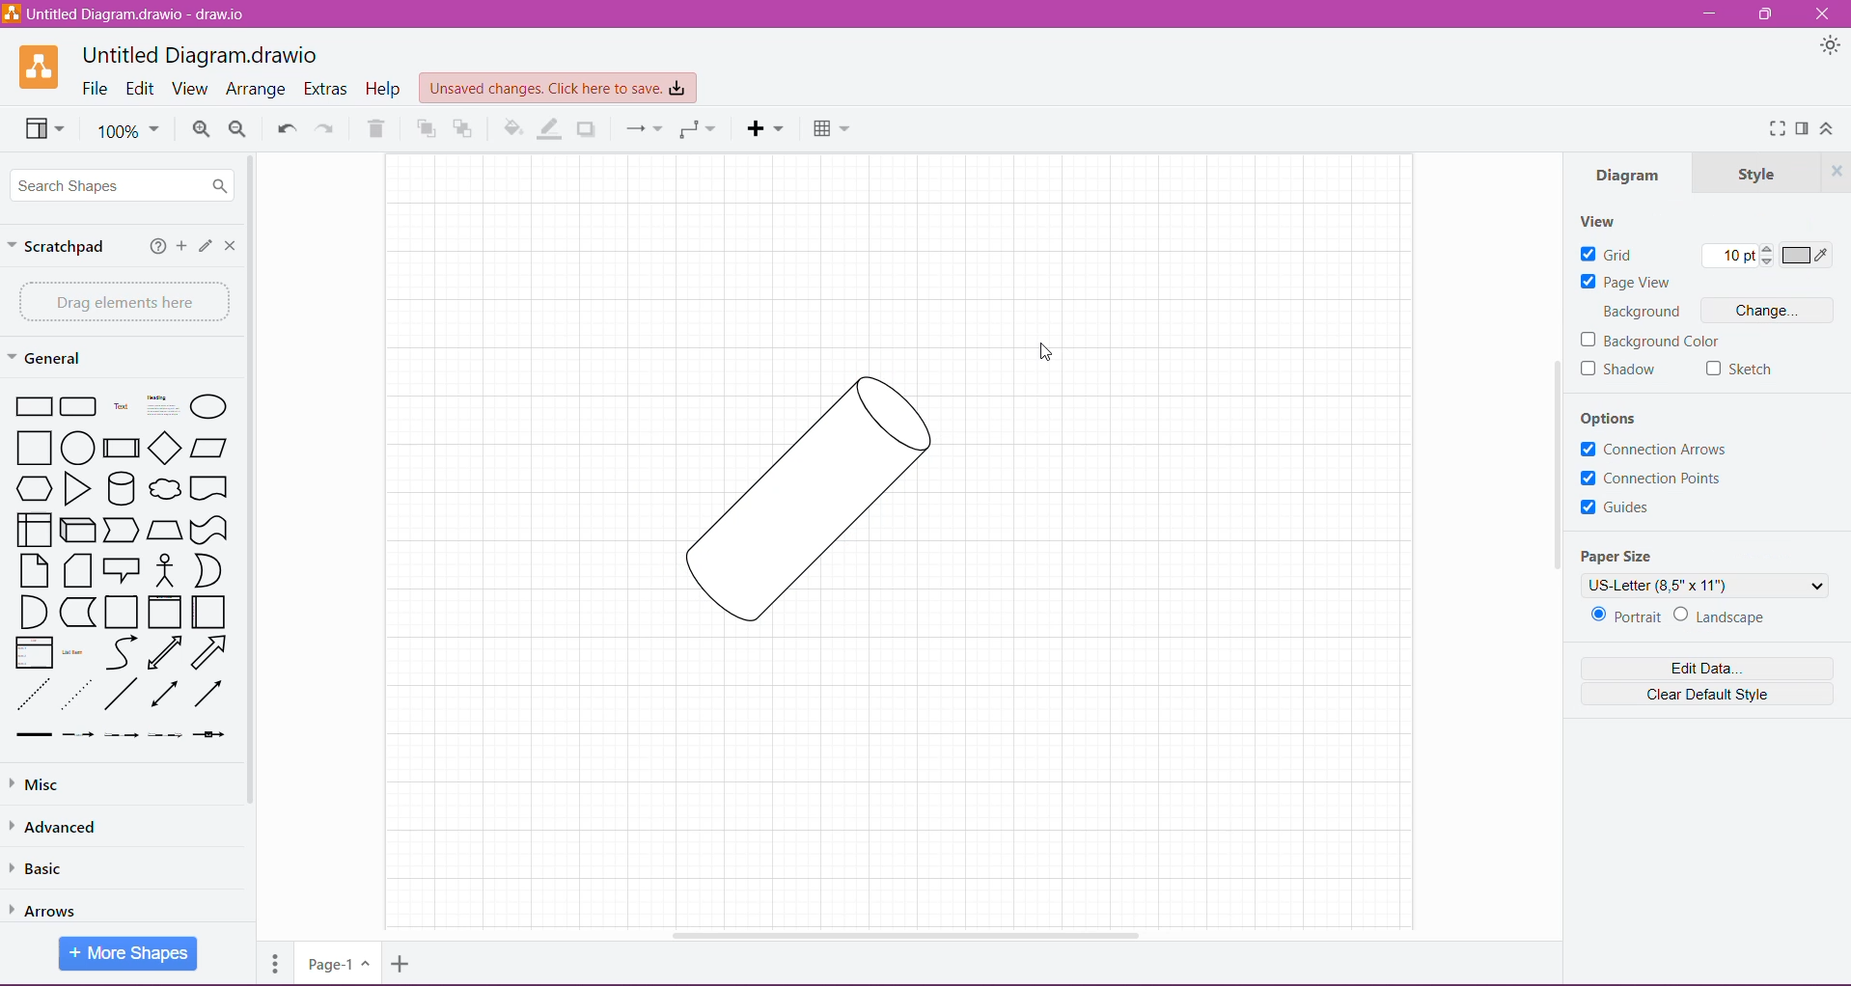 The image size is (1851, 986). Describe the element at coordinates (1706, 696) in the screenshot. I see `Clear Default Style` at that location.